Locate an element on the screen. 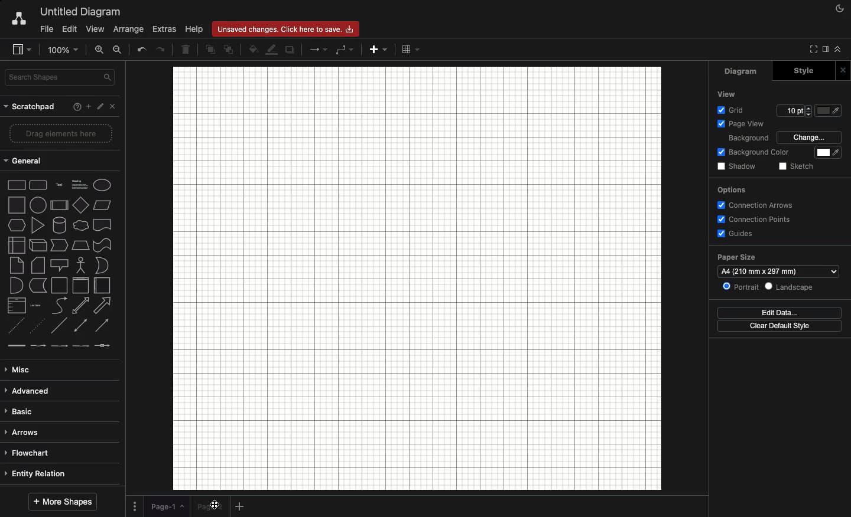  Zoom out is located at coordinates (118, 51).